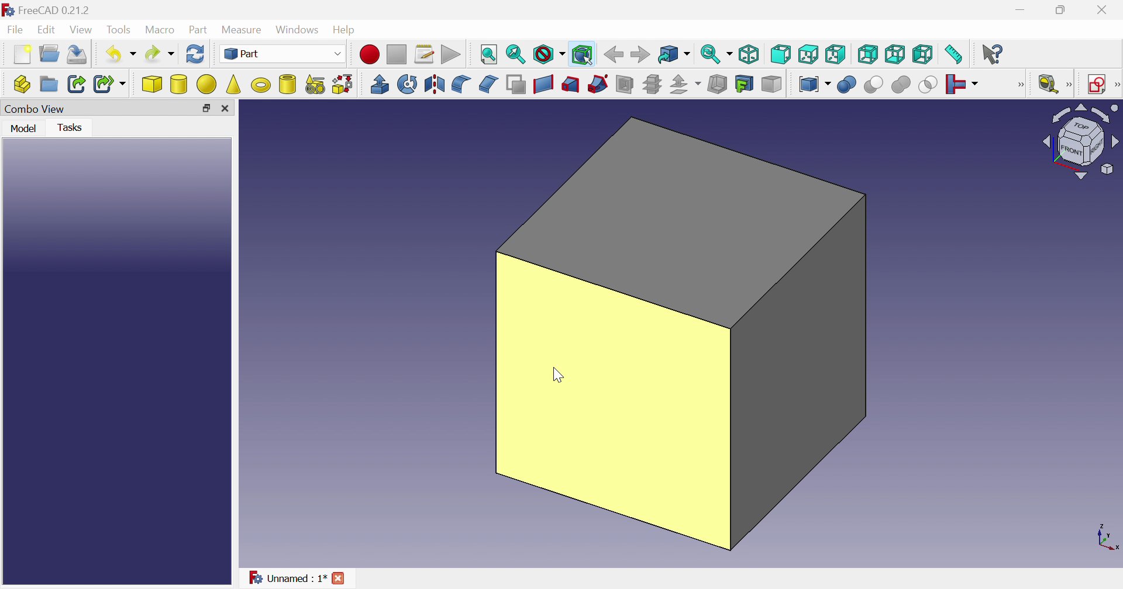 The width and height of the screenshot is (1123, 589). I want to click on Create group, so click(49, 85).